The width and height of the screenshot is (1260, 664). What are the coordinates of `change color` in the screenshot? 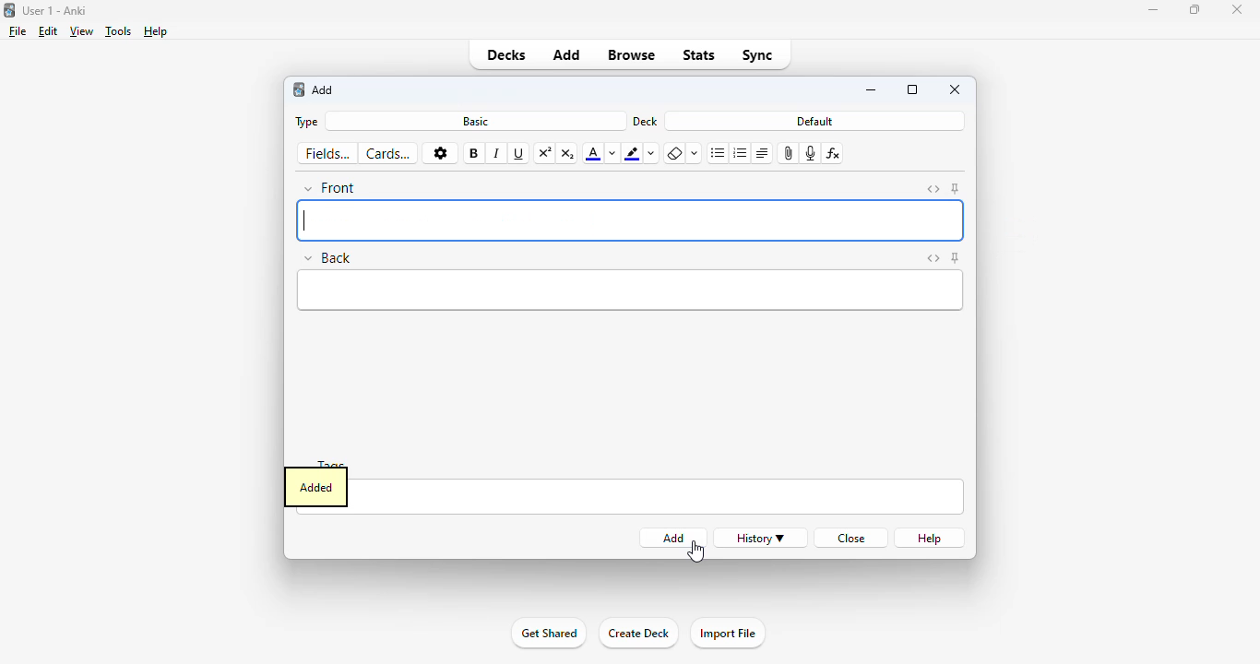 It's located at (652, 153).